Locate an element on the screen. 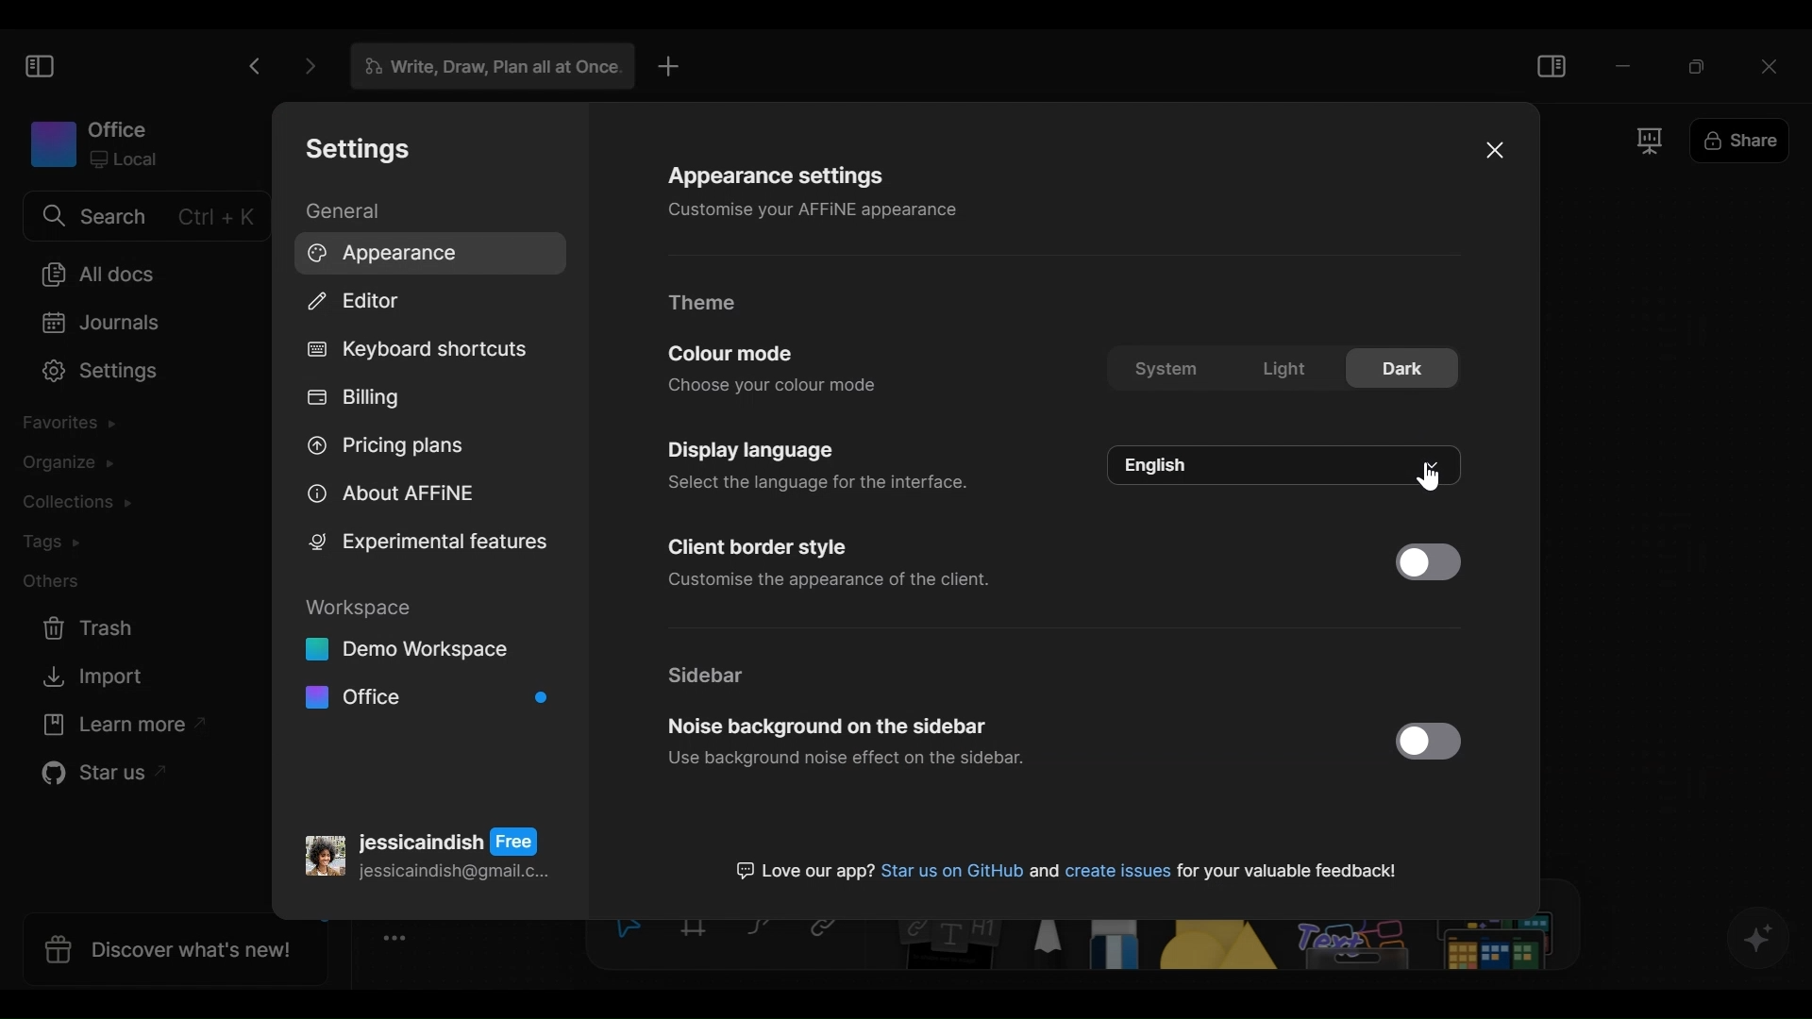 Image resolution: width=1812 pixels, height=1019 pixels. New Tab is located at coordinates (669, 66).